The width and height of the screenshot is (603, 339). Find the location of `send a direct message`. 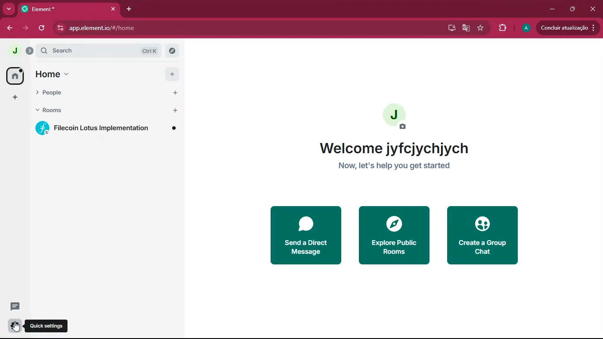

send a direct message is located at coordinates (305, 234).